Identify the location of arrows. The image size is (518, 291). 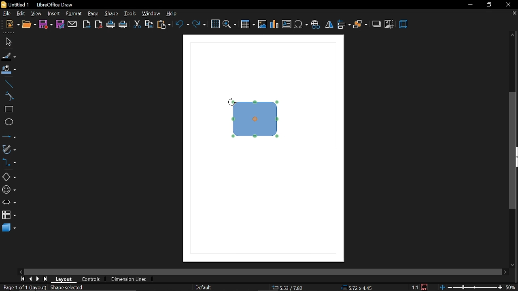
(8, 202).